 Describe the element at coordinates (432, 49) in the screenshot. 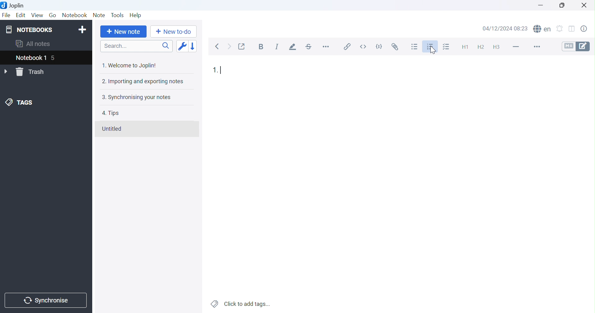

I see `Cursor` at that location.